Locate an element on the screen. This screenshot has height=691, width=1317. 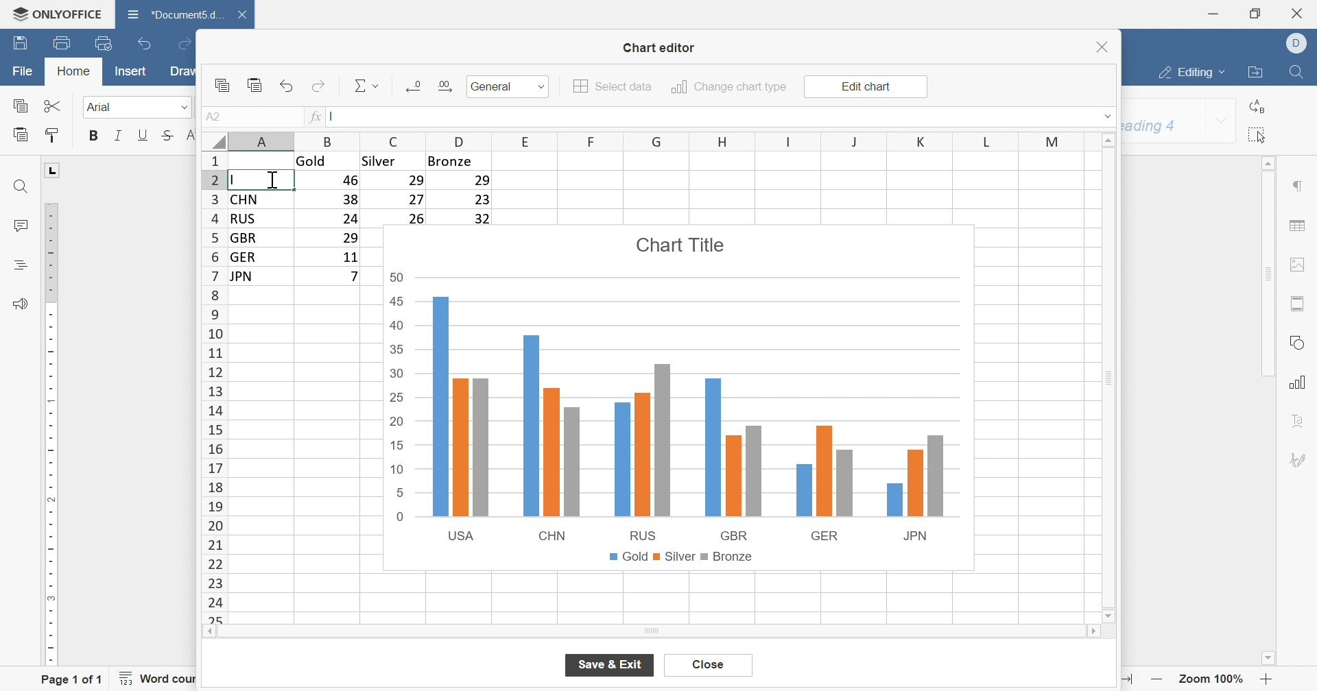
paragraph settings is located at coordinates (1297, 186).